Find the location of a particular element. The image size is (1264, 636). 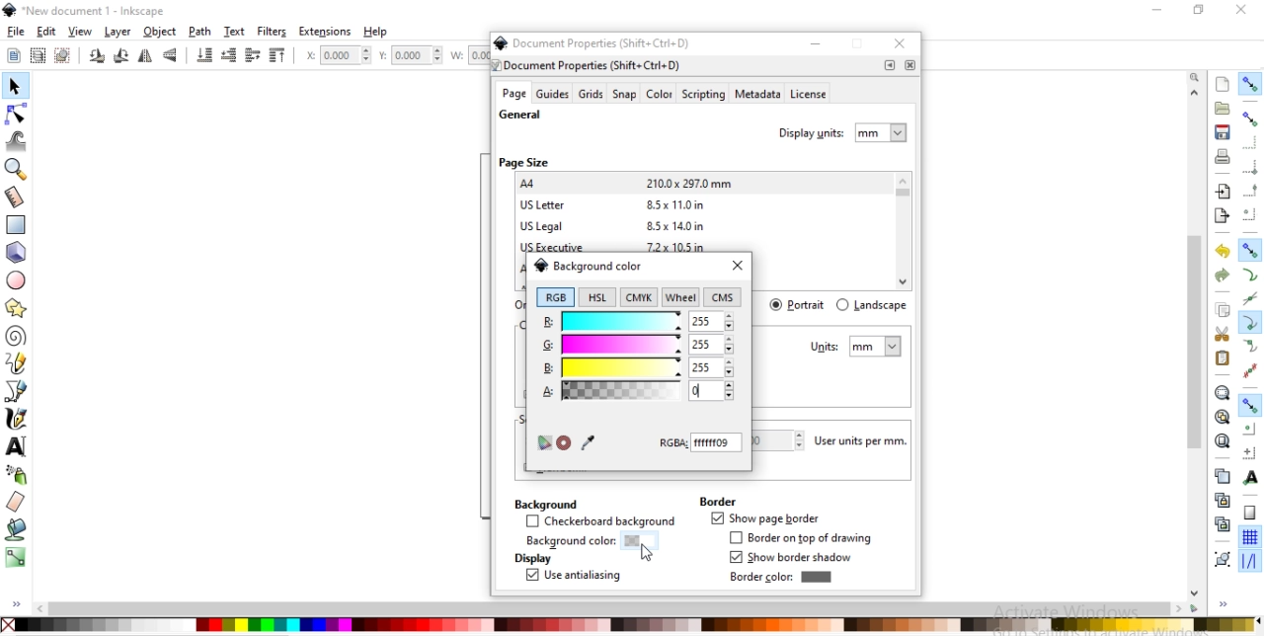

display is located at coordinates (531, 559).